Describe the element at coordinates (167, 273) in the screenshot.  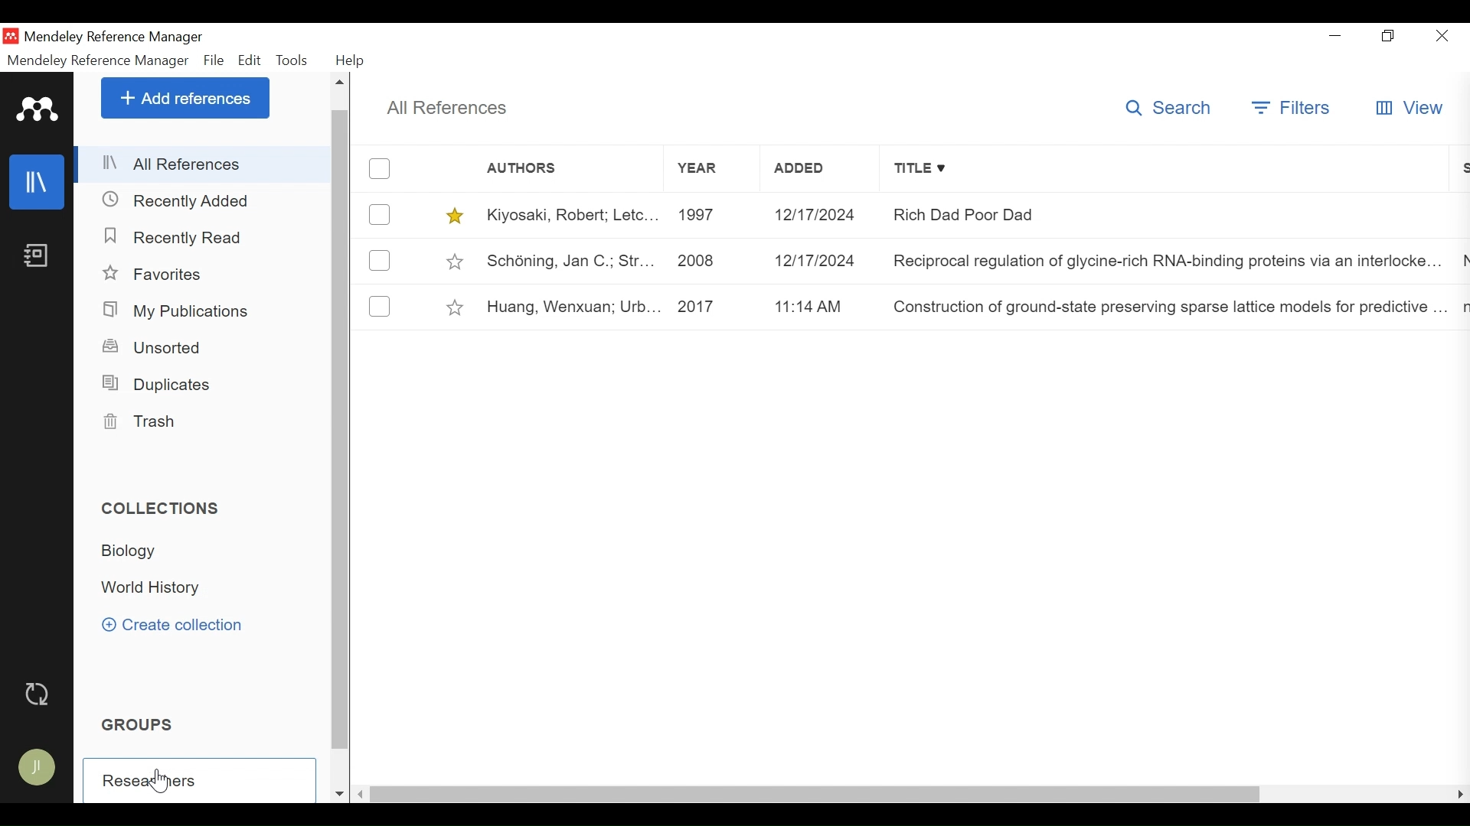
I see `Favorites` at that location.